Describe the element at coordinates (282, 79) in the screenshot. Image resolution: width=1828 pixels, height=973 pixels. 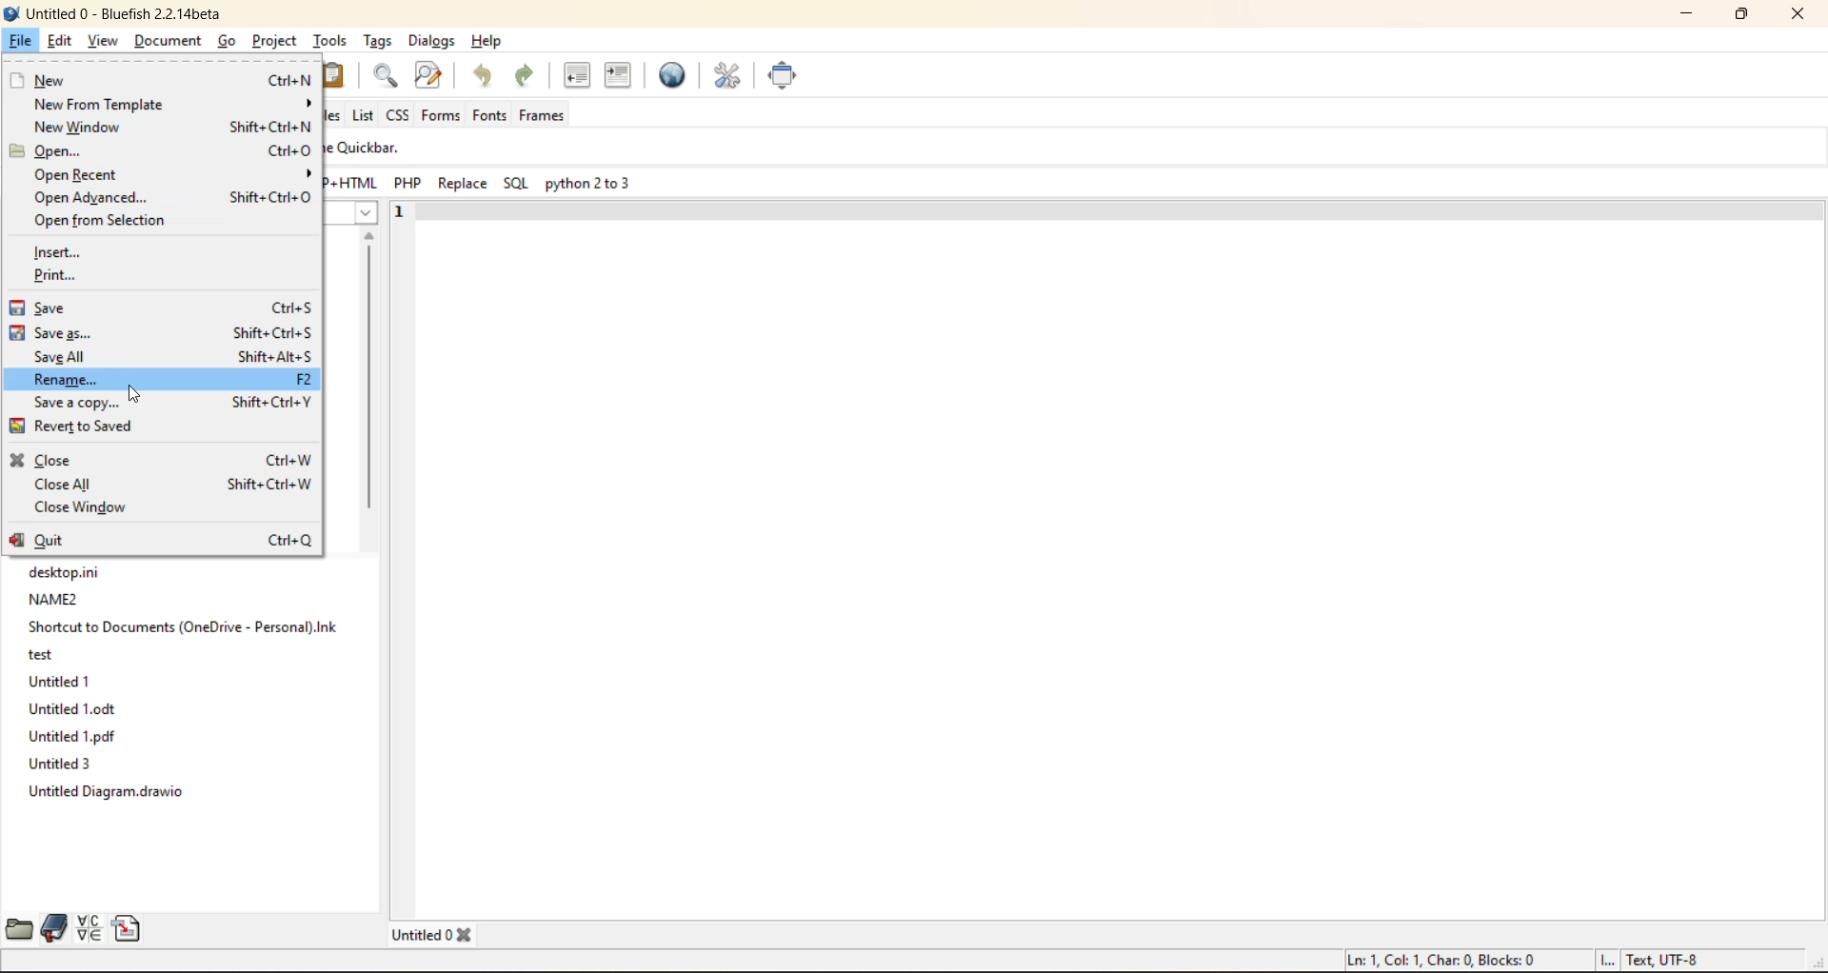
I see `ctrl+N ` at that location.